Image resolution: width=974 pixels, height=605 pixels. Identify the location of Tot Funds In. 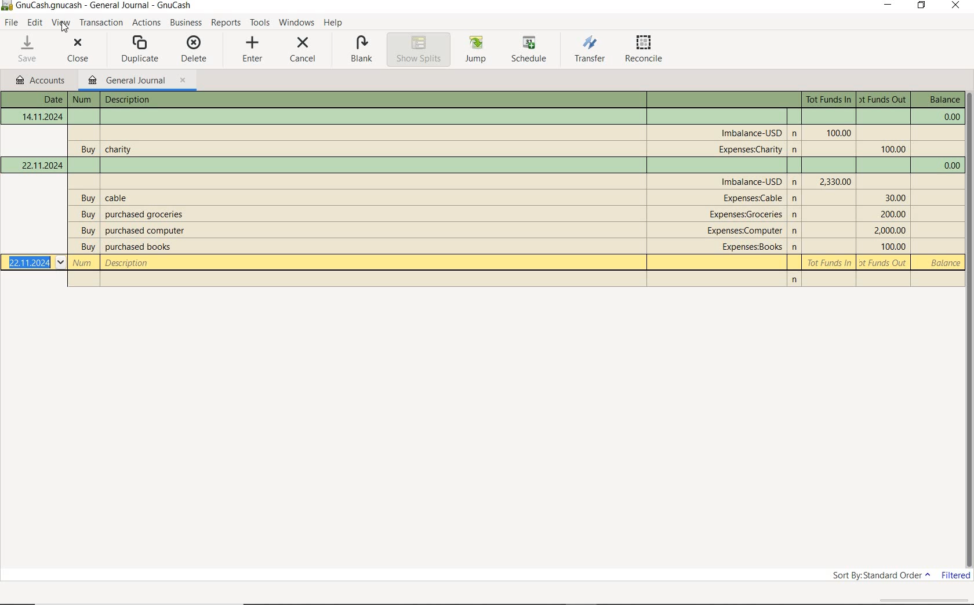
(830, 263).